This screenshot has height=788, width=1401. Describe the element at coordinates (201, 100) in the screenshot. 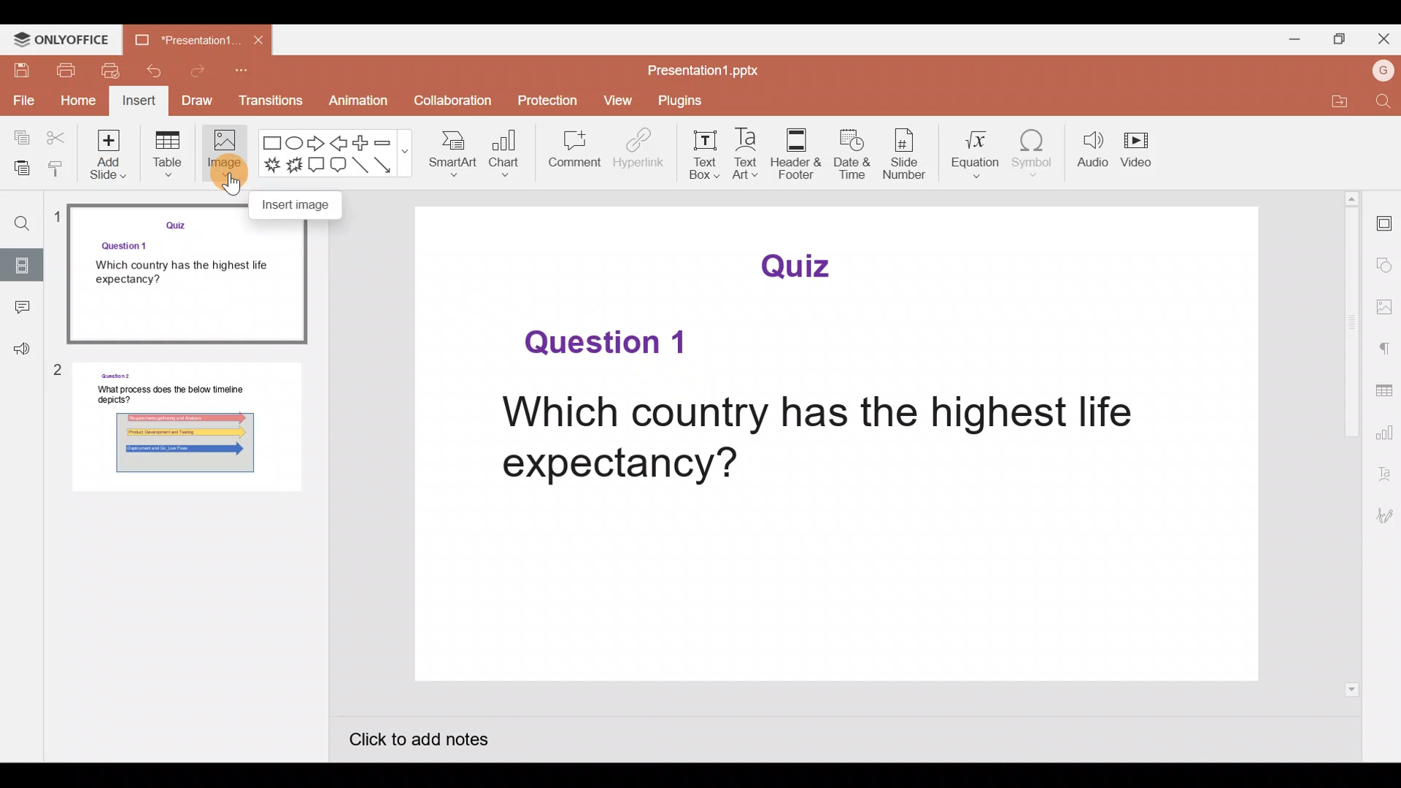

I see `Draw` at that location.